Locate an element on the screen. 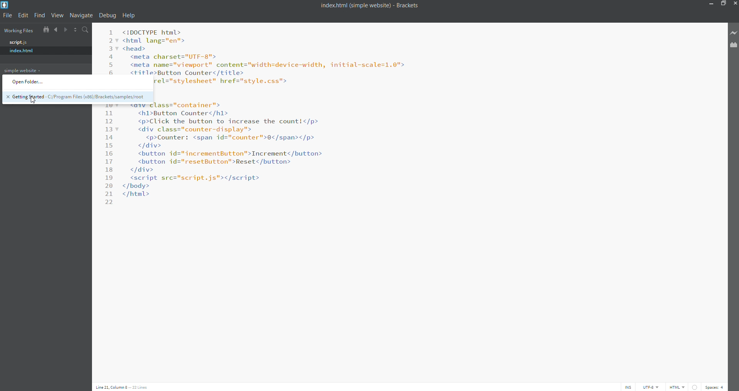 The image size is (739, 391). navigate is located at coordinates (82, 15).